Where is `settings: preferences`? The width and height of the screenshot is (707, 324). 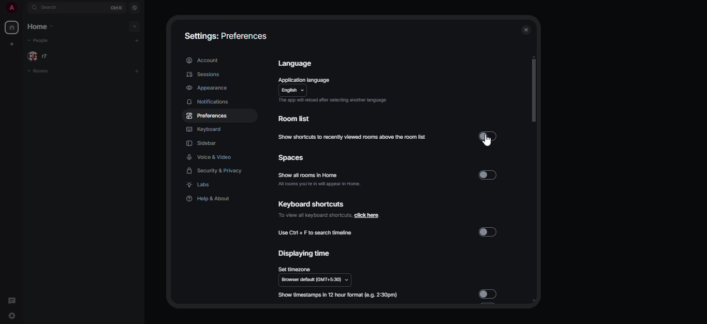 settings: preferences is located at coordinates (225, 36).